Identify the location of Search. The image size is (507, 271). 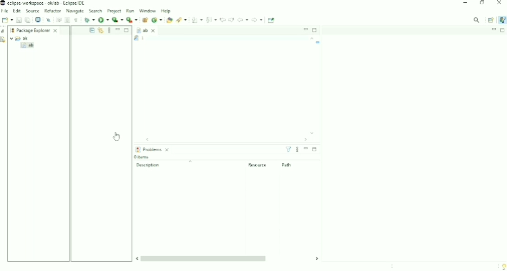
(181, 19).